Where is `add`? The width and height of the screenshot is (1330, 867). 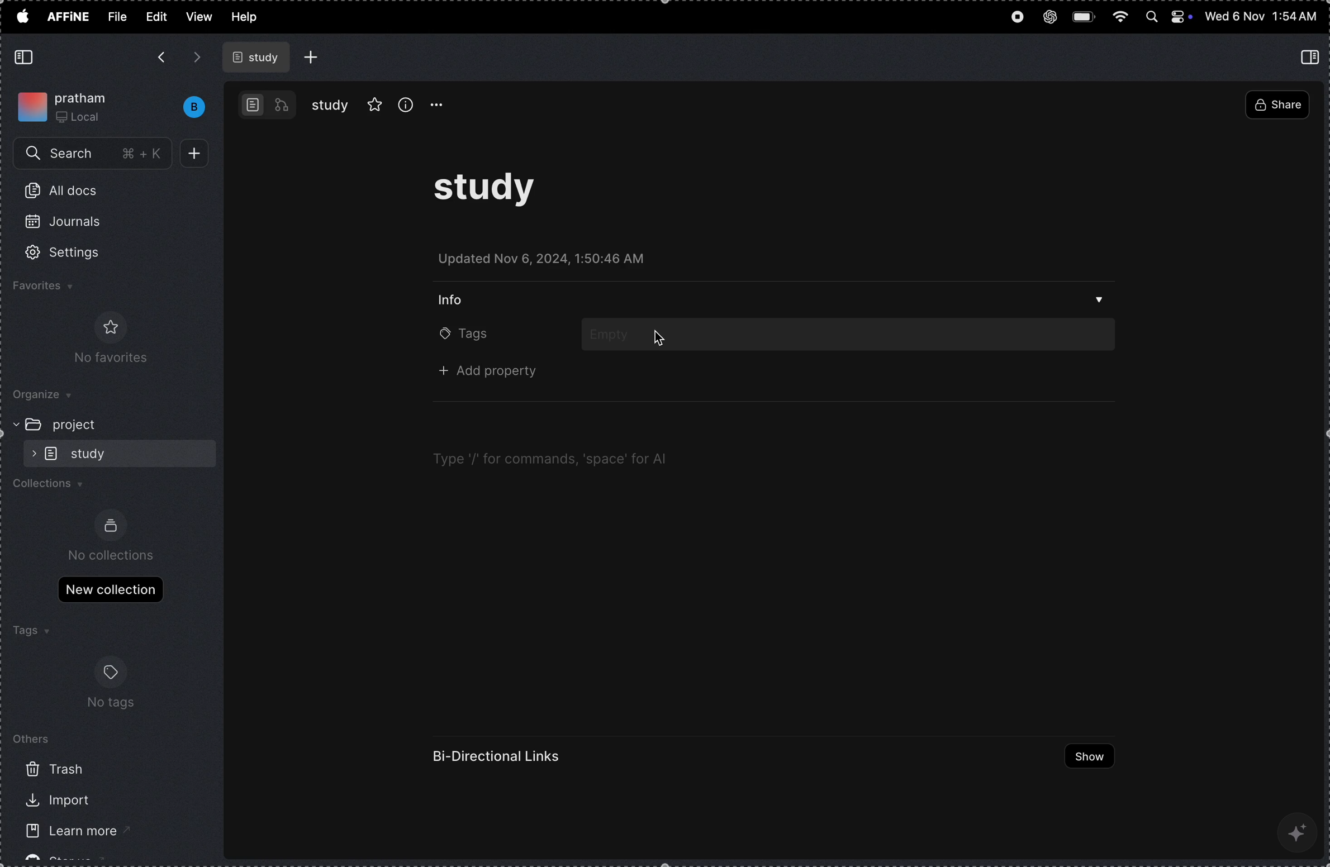
add is located at coordinates (198, 154).